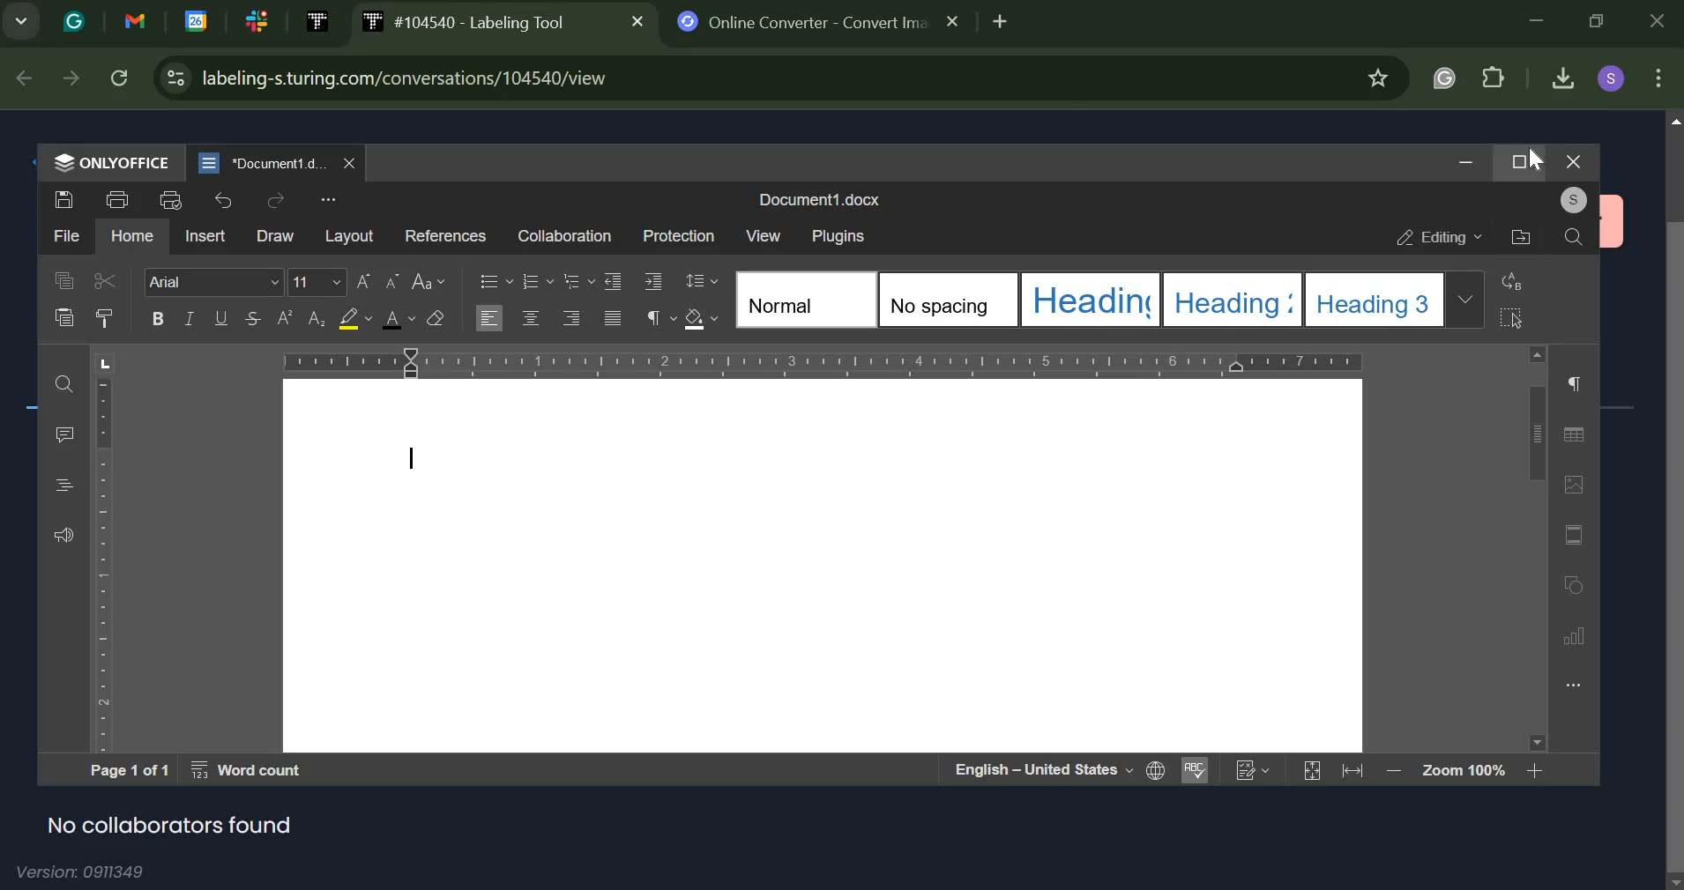  I want to click on No spacing, so click(950, 299).